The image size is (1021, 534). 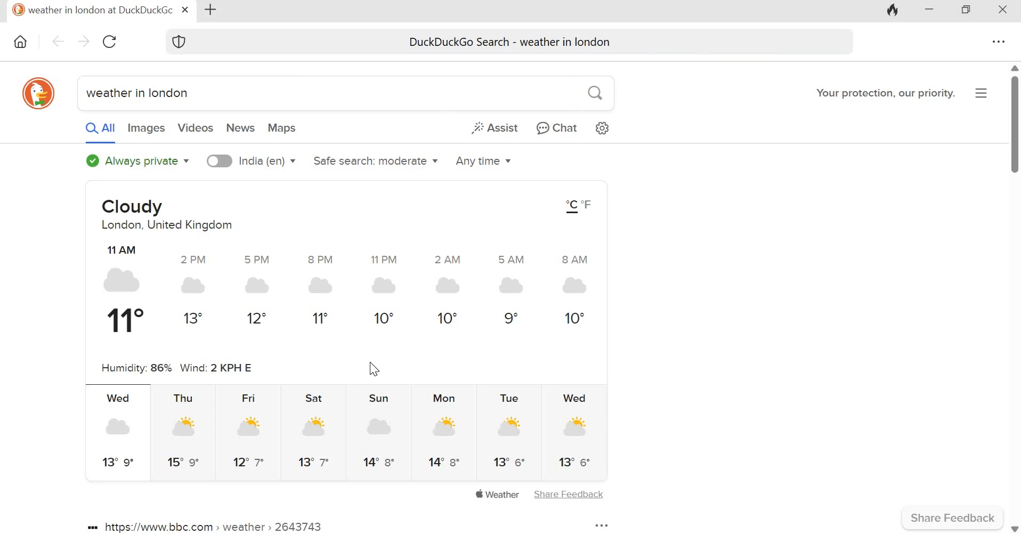 I want to click on 13° 9°, so click(x=118, y=463).